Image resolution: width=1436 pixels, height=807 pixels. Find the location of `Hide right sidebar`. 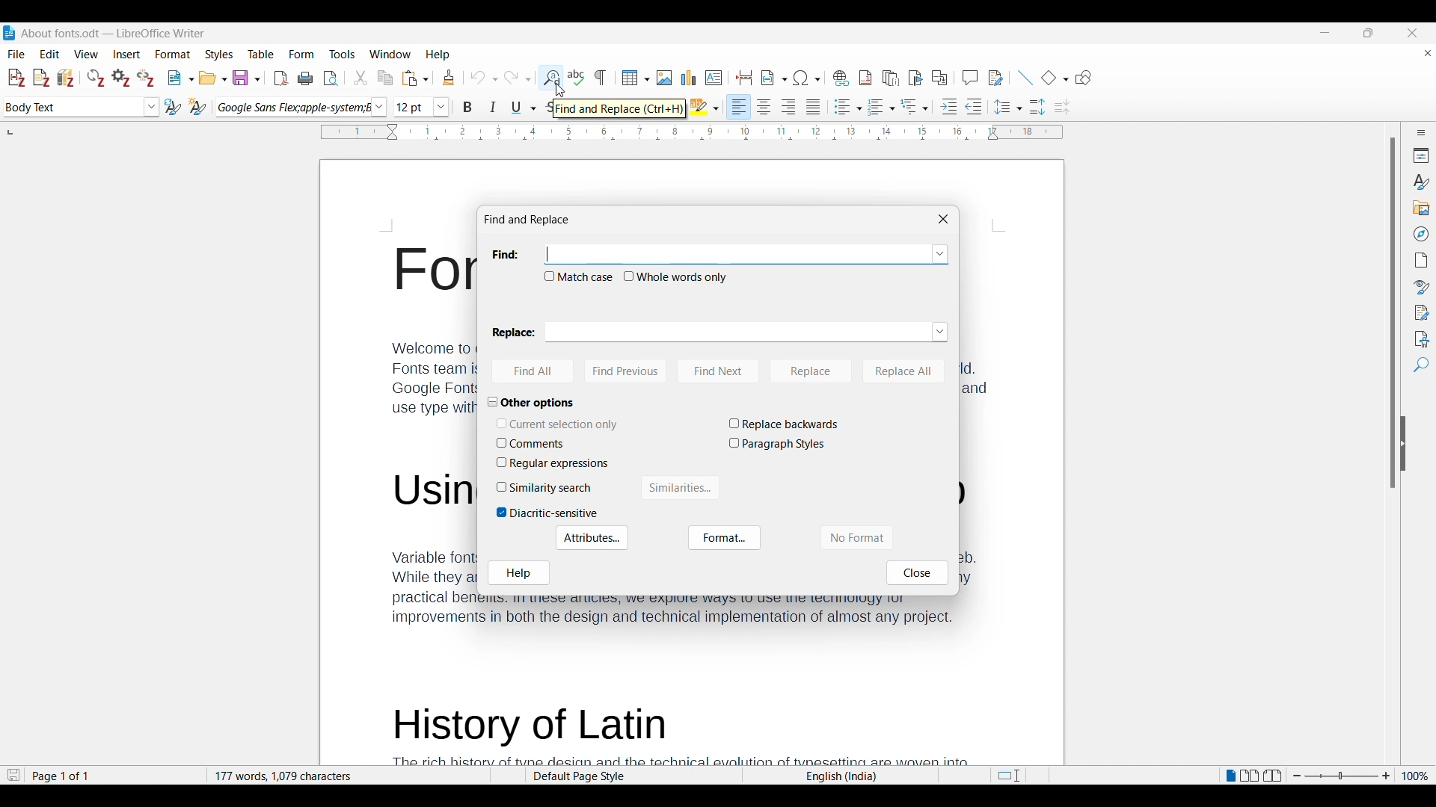

Hide right sidebar is located at coordinates (1403, 444).